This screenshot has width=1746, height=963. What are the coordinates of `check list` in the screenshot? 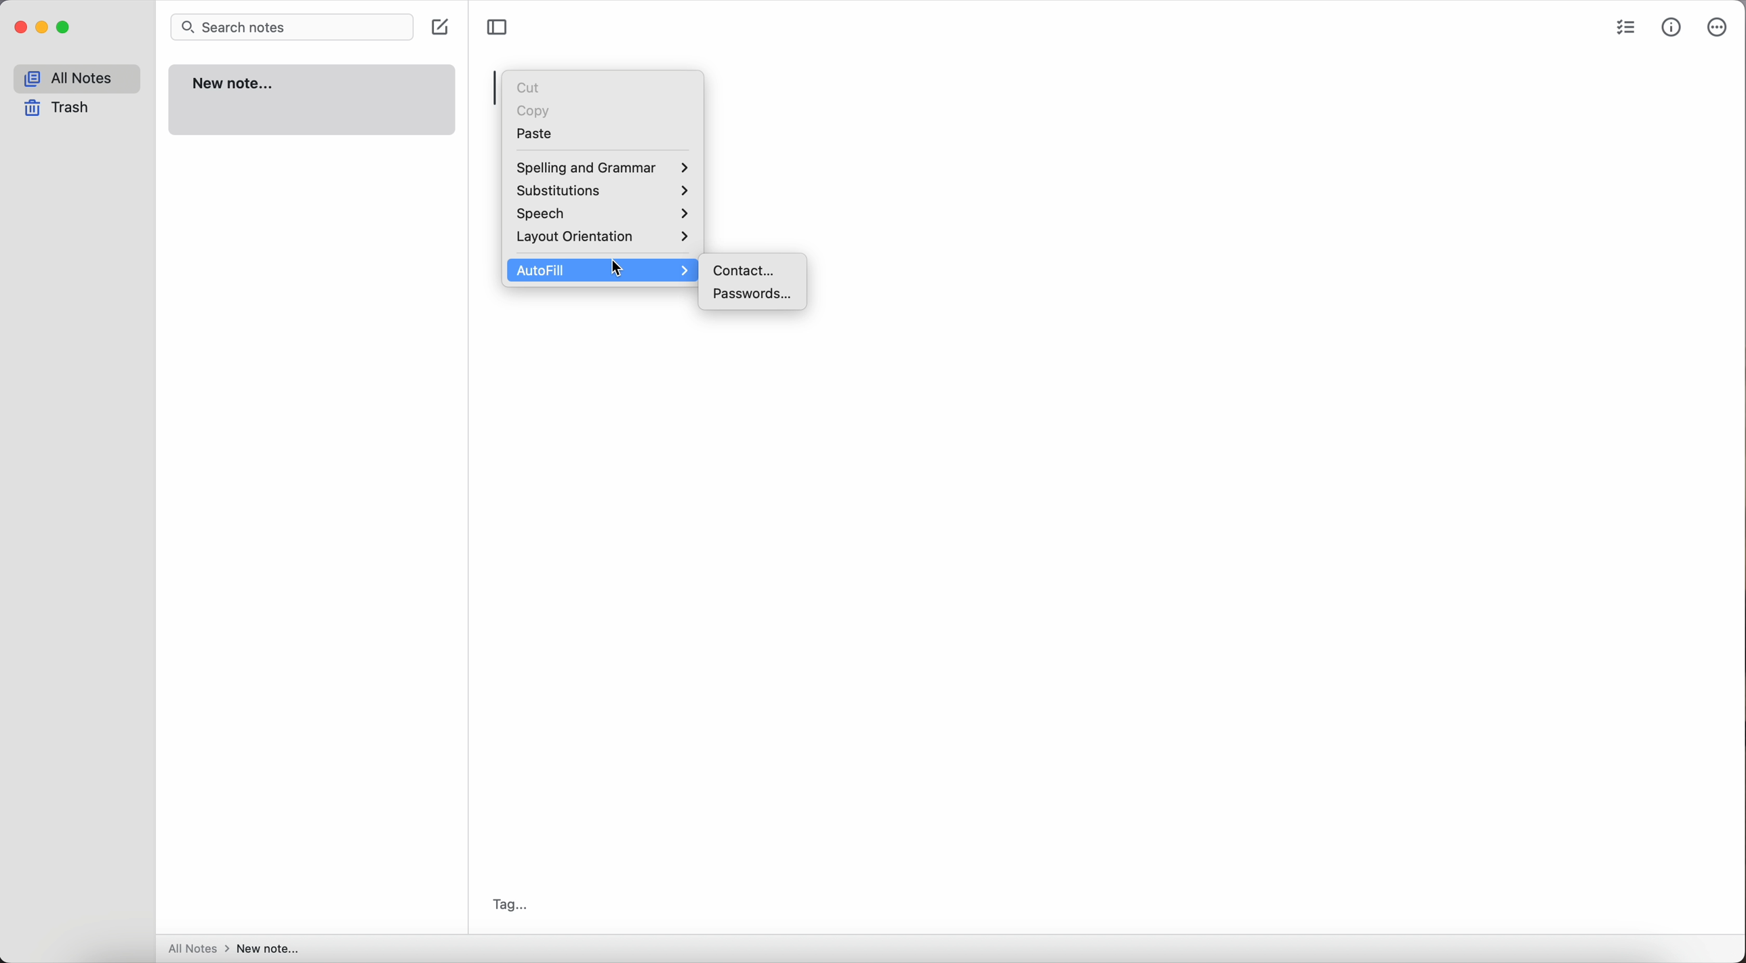 It's located at (1625, 29).